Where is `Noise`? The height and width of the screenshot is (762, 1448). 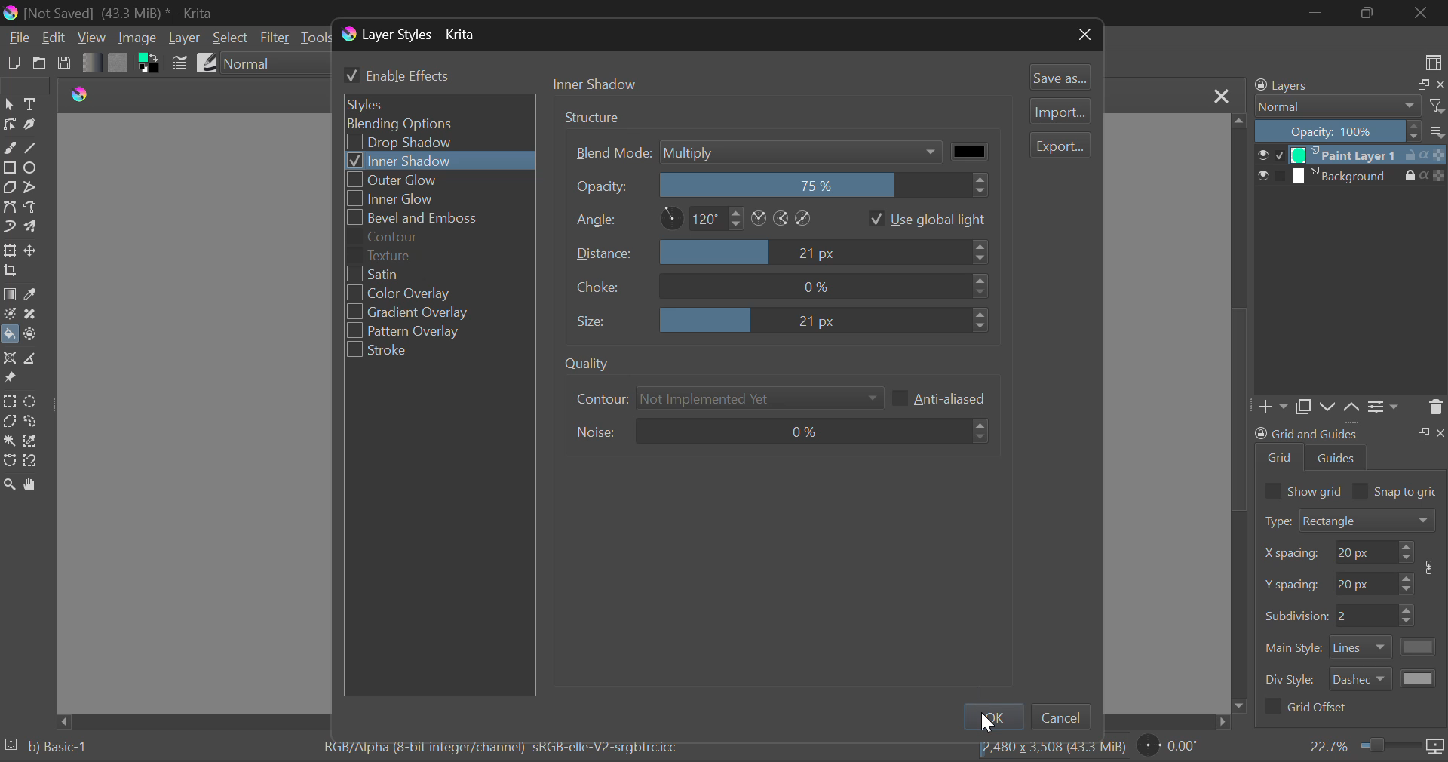
Noise is located at coordinates (784, 432).